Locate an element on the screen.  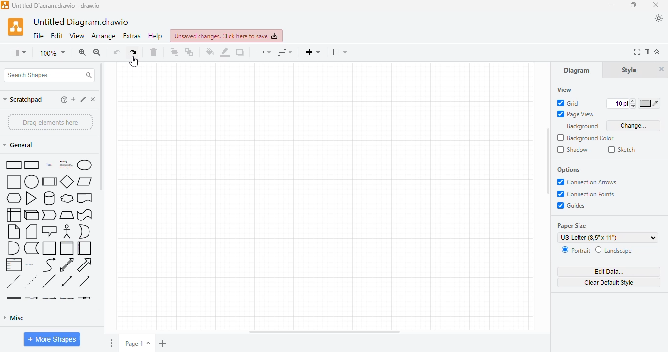
logo is located at coordinates (16, 27).